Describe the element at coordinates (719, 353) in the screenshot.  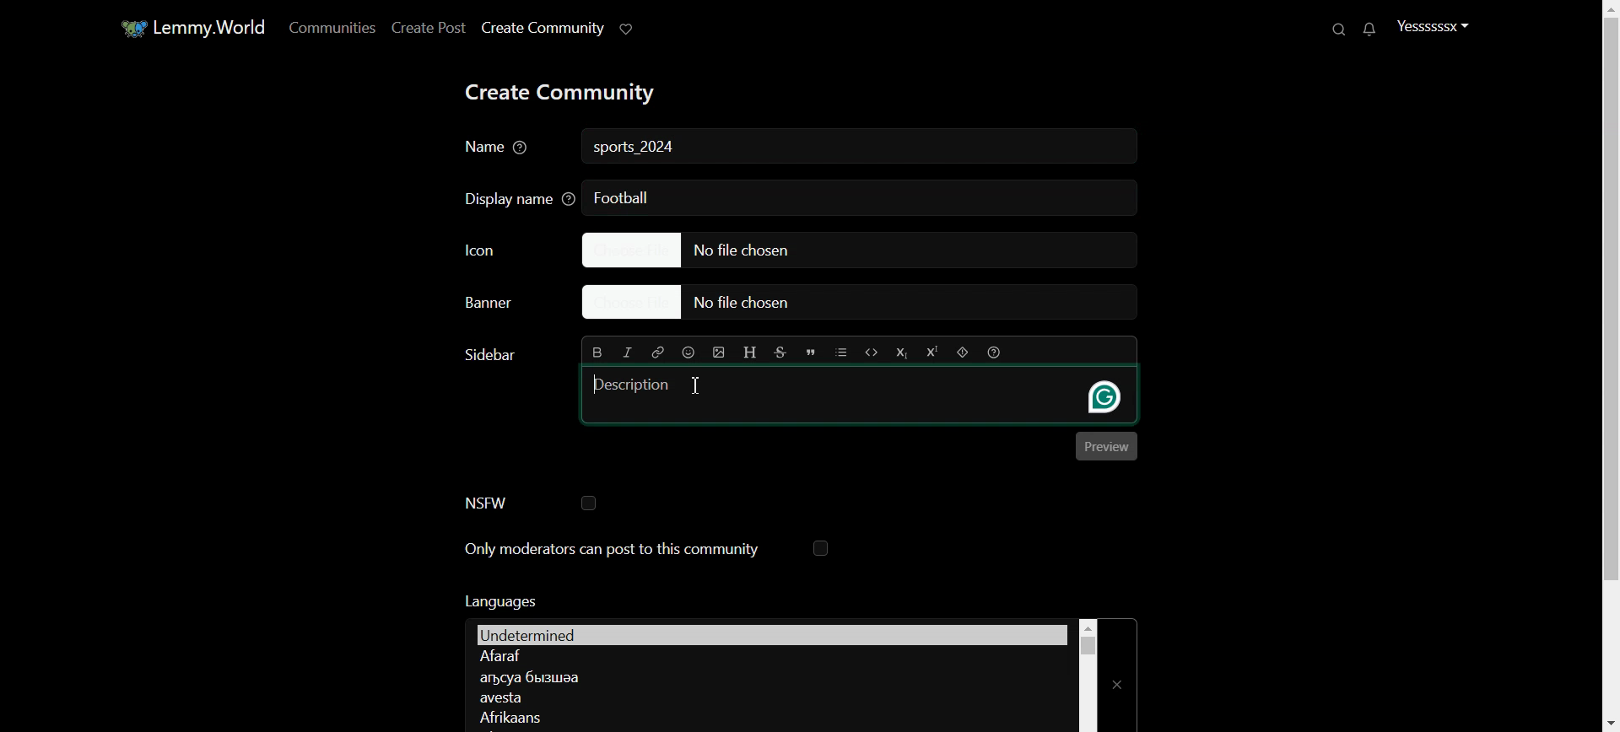
I see `Insert Picture` at that location.